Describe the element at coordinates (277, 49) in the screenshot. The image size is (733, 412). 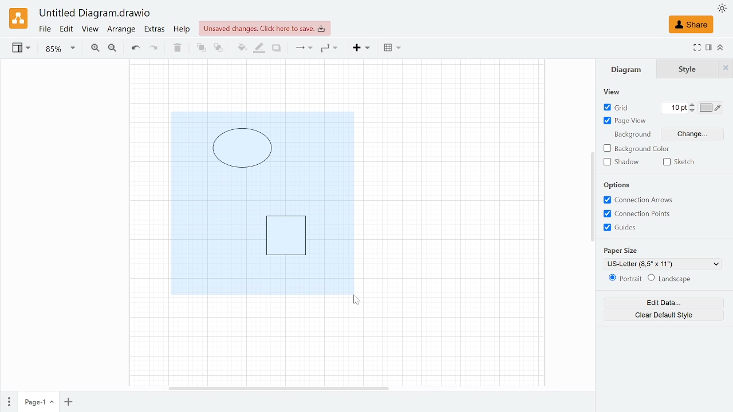
I see `Shadow` at that location.